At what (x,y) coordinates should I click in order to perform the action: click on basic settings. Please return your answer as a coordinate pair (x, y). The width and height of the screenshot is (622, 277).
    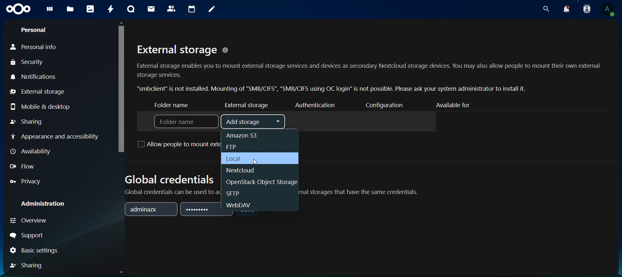
    Looking at the image, I should click on (35, 250).